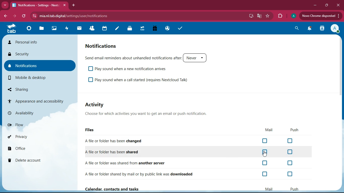 This screenshot has width=344, height=193. I want to click on public, so click(166, 29).